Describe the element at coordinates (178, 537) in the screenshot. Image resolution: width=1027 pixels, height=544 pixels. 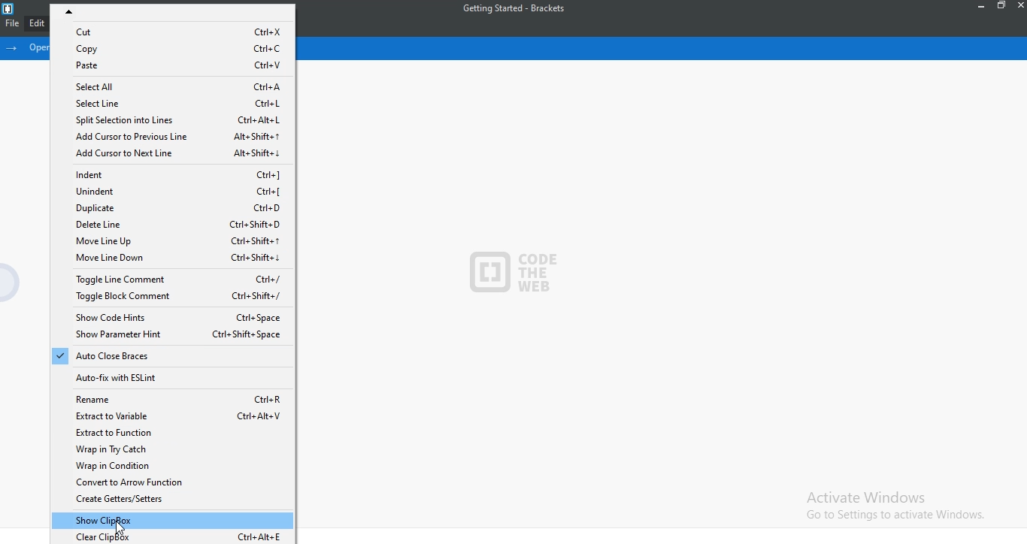
I see `Clear ClipBox` at that location.